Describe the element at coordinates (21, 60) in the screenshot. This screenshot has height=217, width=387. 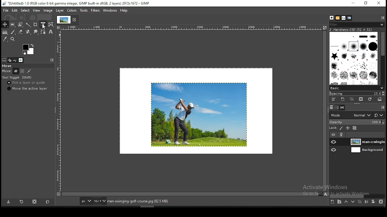
I see `images` at that location.